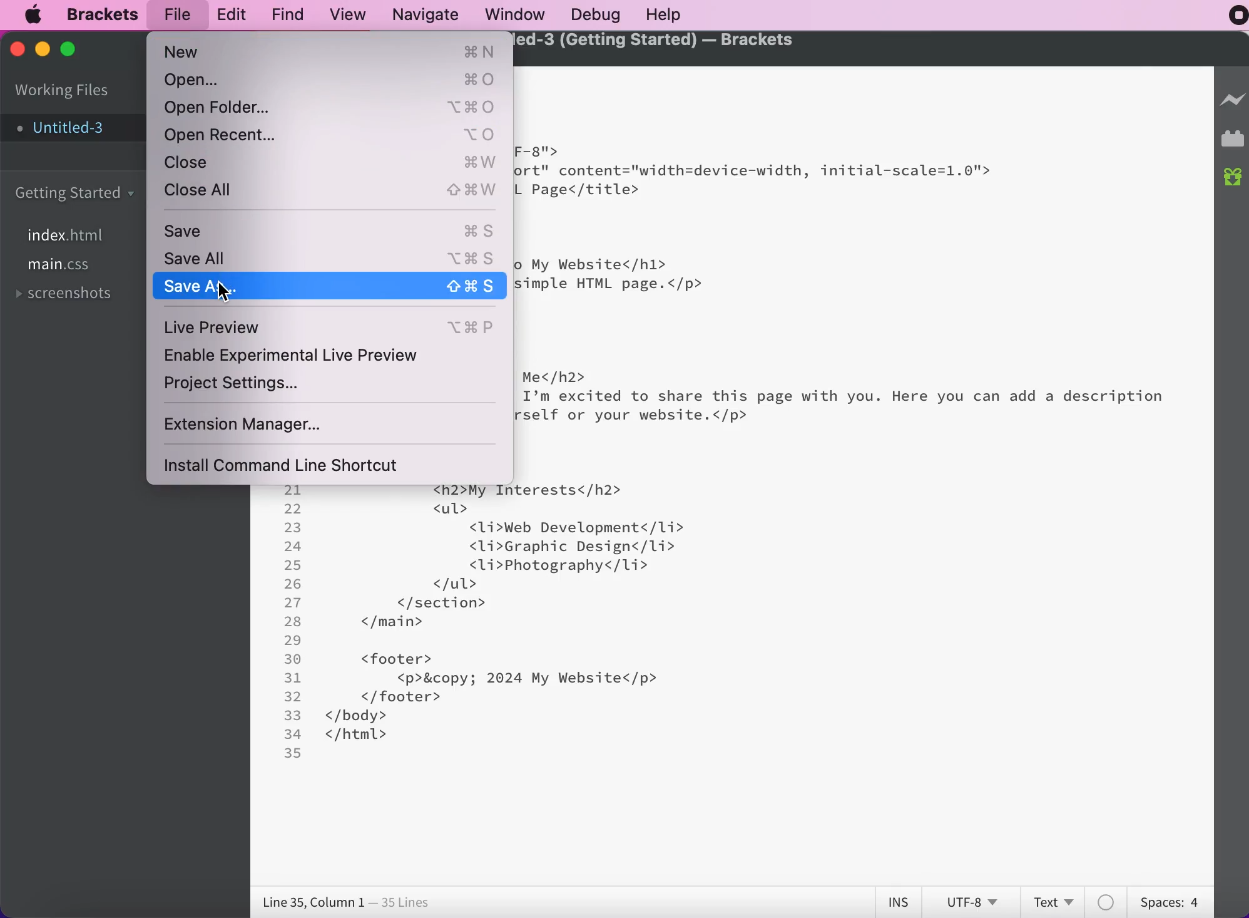 Image resolution: width=1249 pixels, height=918 pixels. I want to click on 21, so click(293, 490).